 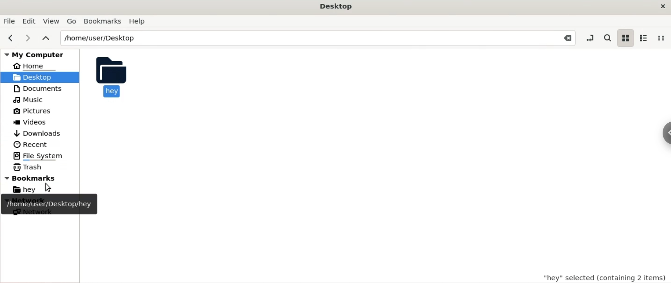 I want to click on close, so click(x=660, y=7).